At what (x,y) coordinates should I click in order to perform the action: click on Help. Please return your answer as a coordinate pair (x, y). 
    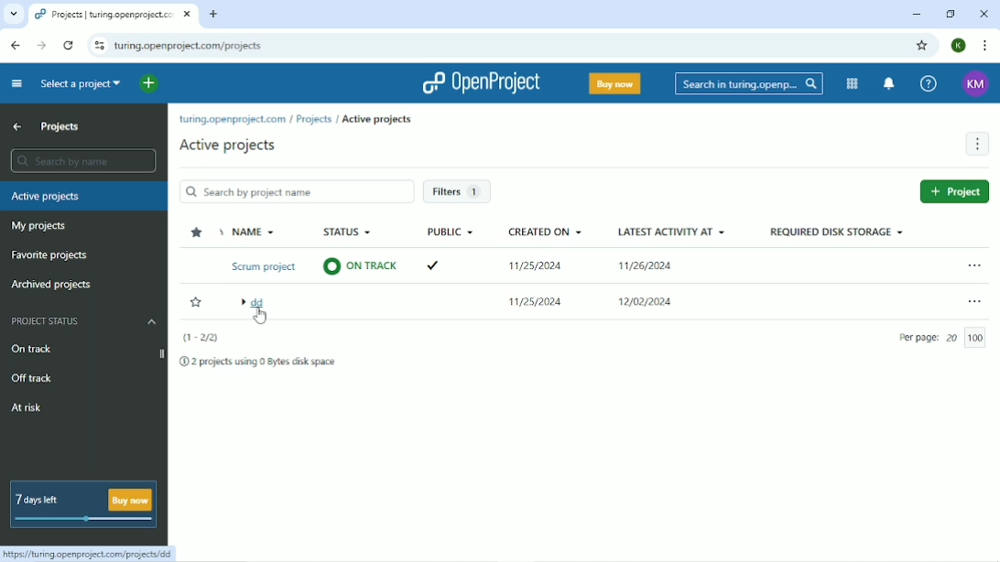
    Looking at the image, I should click on (928, 84).